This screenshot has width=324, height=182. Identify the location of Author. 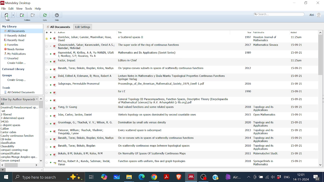
(84, 163).